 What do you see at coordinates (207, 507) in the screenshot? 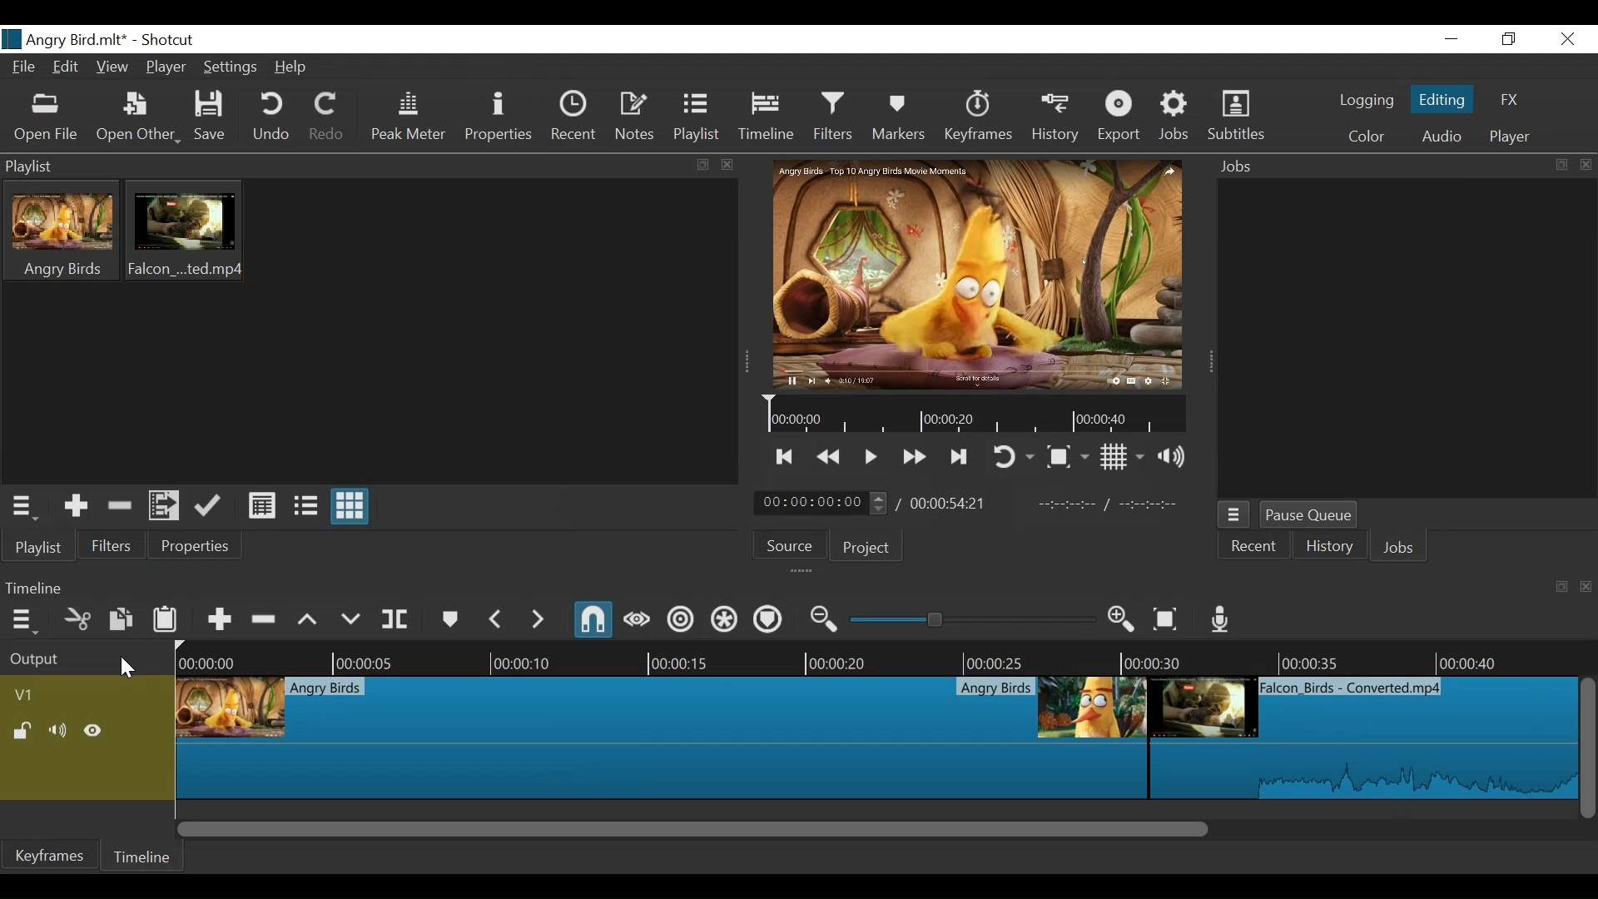
I see `Update` at bounding box center [207, 507].